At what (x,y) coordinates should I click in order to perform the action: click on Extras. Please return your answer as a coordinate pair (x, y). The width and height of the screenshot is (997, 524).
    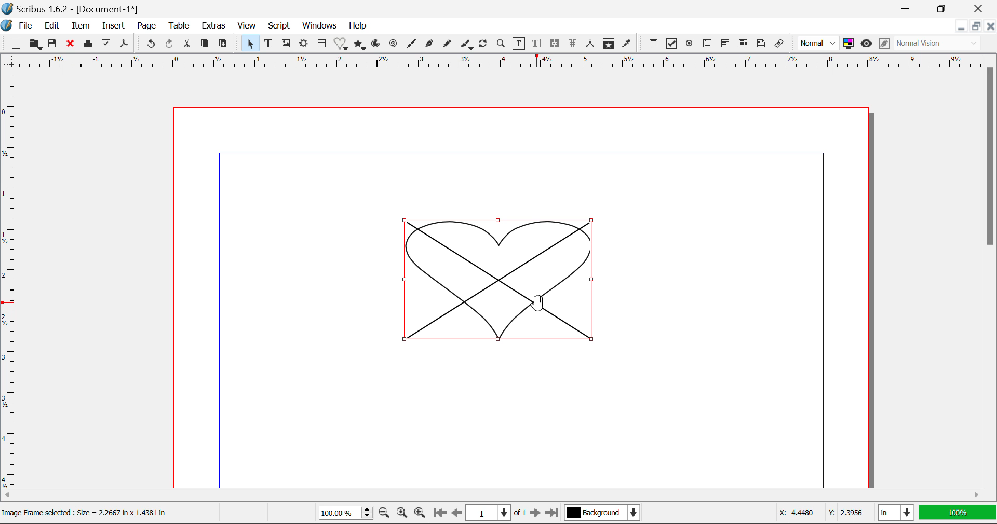
    Looking at the image, I should click on (215, 26).